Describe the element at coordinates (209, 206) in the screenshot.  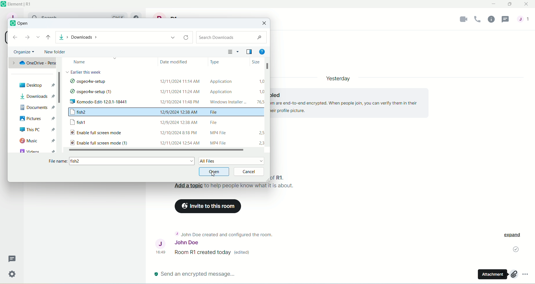
I see `invite to this room` at that location.